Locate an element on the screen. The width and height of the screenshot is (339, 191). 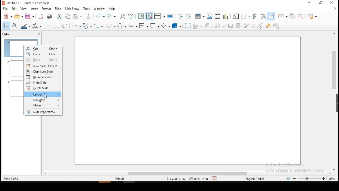
open is located at coordinates (19, 16).